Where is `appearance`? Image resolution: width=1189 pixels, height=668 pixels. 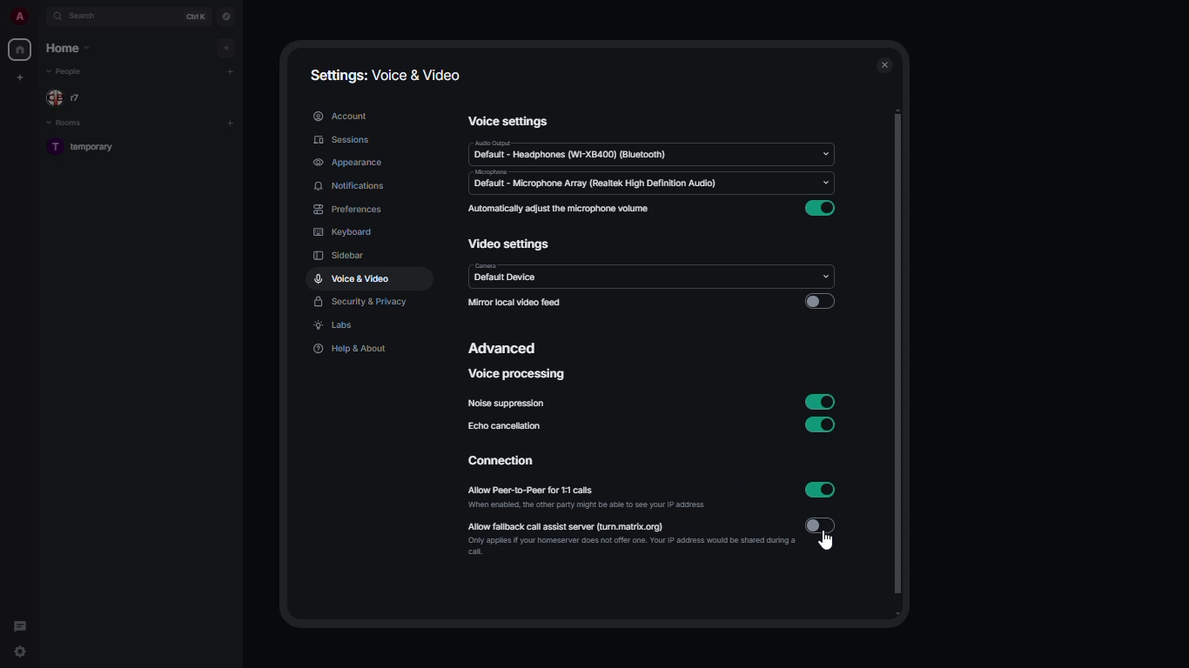
appearance is located at coordinates (347, 164).